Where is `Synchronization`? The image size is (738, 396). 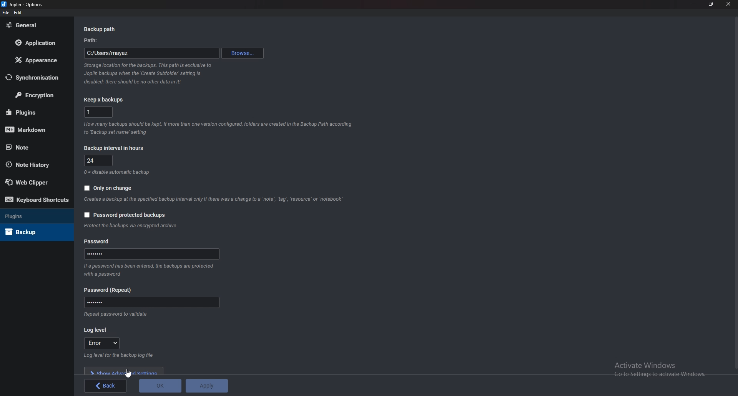 Synchronization is located at coordinates (37, 78).